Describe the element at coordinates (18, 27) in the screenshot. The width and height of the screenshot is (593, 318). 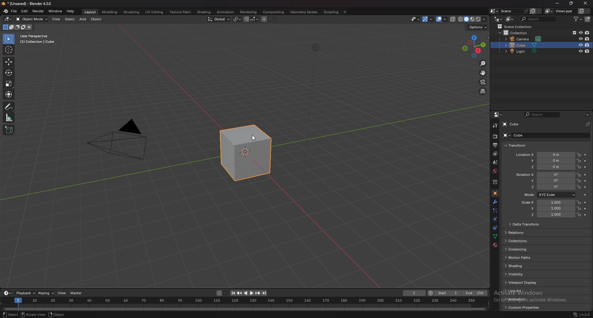
I see `mode` at that location.